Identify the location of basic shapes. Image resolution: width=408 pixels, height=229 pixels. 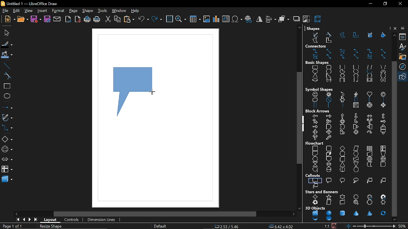
(318, 63).